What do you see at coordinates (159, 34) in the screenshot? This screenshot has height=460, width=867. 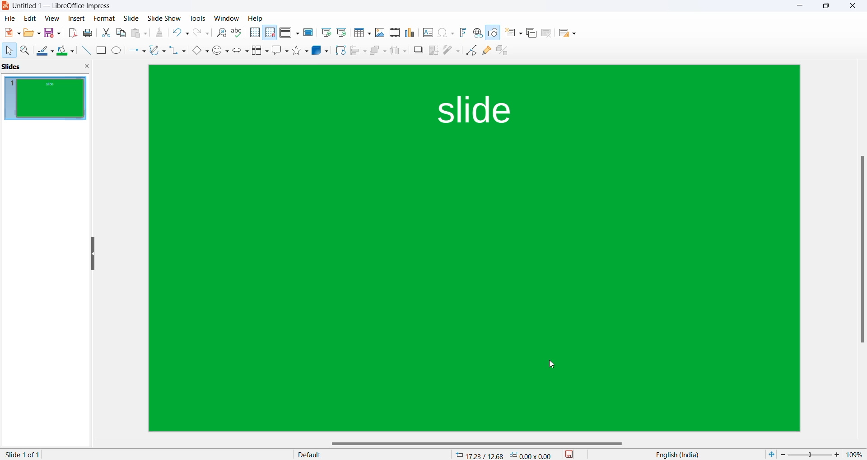 I see `clone formatting` at bounding box center [159, 34].